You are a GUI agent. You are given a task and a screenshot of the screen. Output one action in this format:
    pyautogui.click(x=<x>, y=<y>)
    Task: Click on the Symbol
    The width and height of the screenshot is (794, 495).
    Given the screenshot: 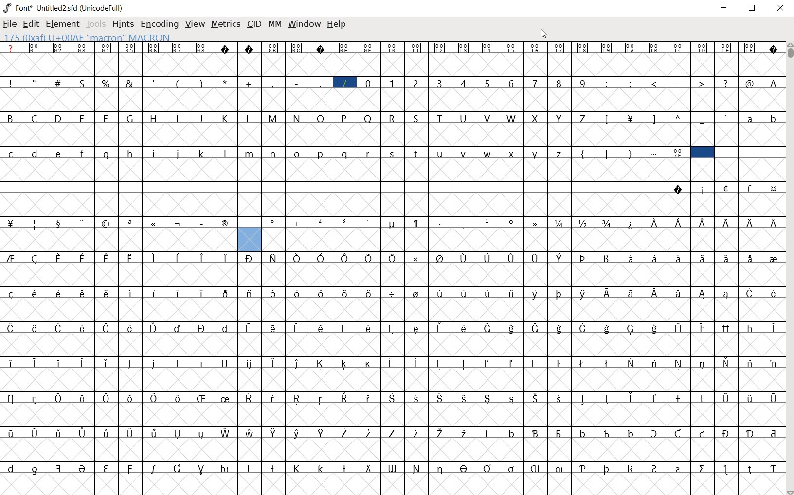 What is the action you would take?
    pyautogui.click(x=535, y=363)
    